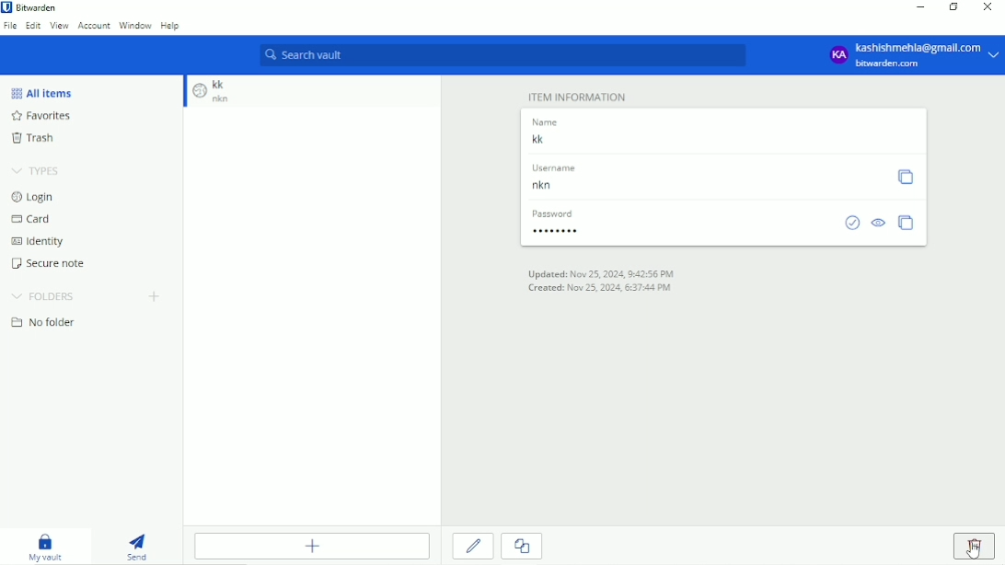 The width and height of the screenshot is (1005, 565). What do you see at coordinates (973, 552) in the screenshot?
I see `cursor` at bounding box center [973, 552].